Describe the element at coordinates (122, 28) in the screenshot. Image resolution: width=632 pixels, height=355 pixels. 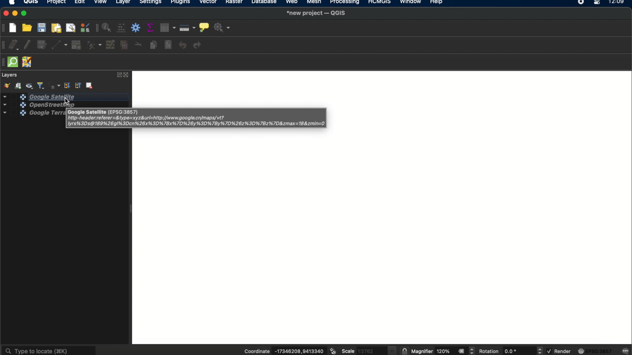
I see `open field calculator` at that location.